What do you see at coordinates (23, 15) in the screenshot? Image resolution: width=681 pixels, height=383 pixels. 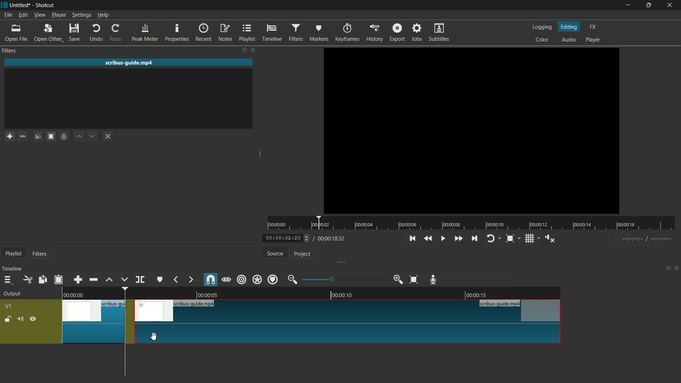 I see `edit menu` at bounding box center [23, 15].